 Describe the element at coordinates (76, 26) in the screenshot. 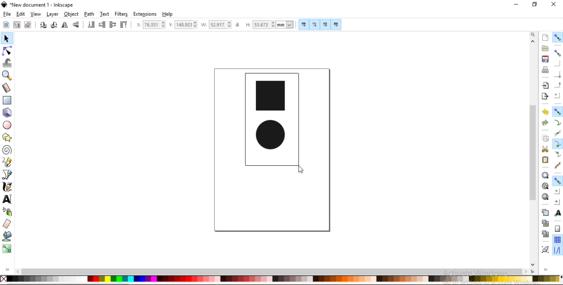

I see `flip vertical` at that location.